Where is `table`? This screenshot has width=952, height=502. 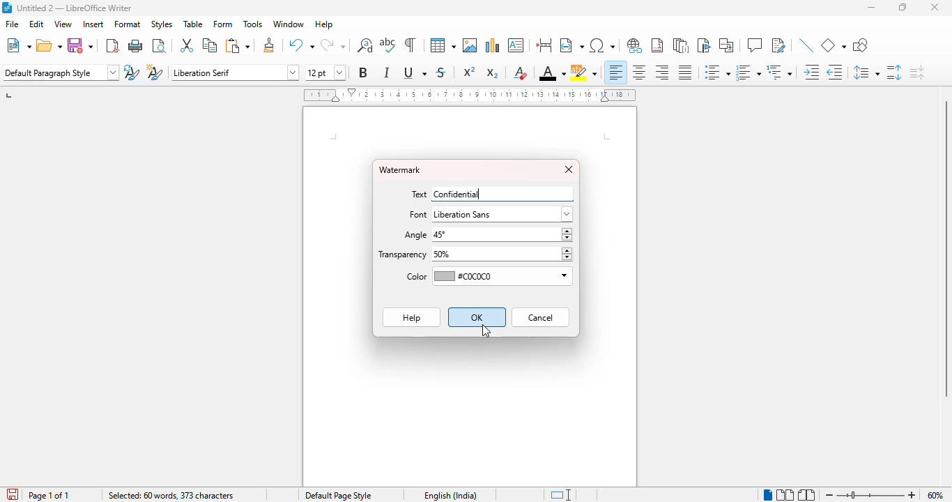
table is located at coordinates (193, 24).